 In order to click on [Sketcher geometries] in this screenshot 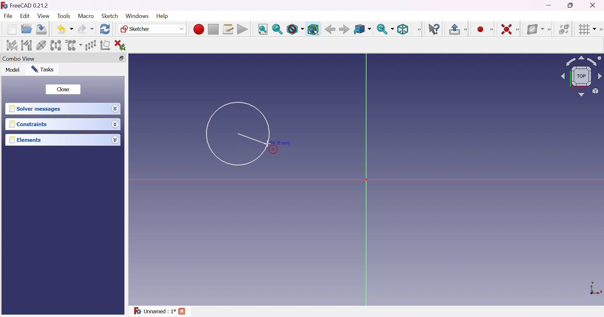, I will do `click(493, 30)`.